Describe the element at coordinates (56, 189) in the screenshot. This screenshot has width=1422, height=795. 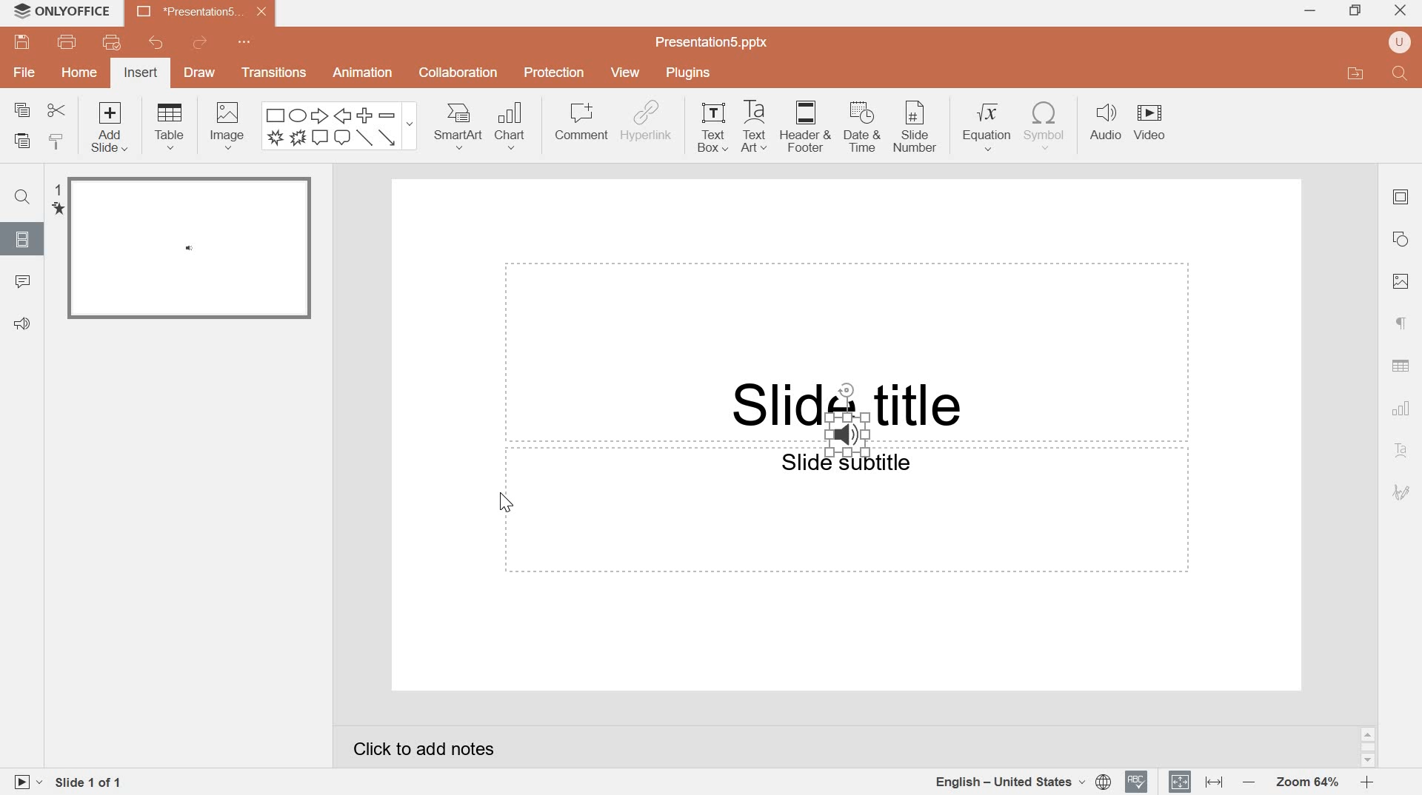
I see `1` at that location.